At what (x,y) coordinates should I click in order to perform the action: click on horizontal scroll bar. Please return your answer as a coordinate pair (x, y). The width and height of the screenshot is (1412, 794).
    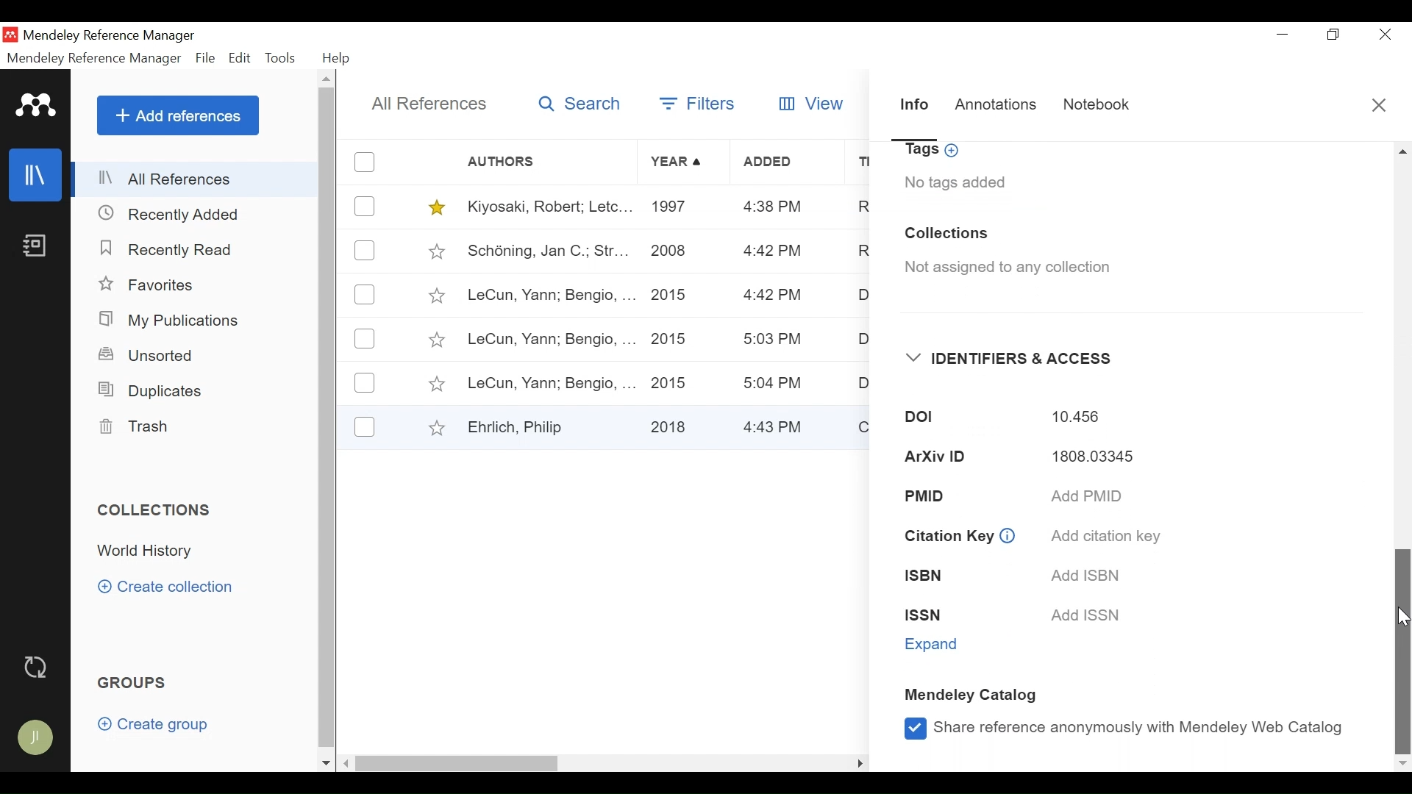
    Looking at the image, I should click on (460, 762).